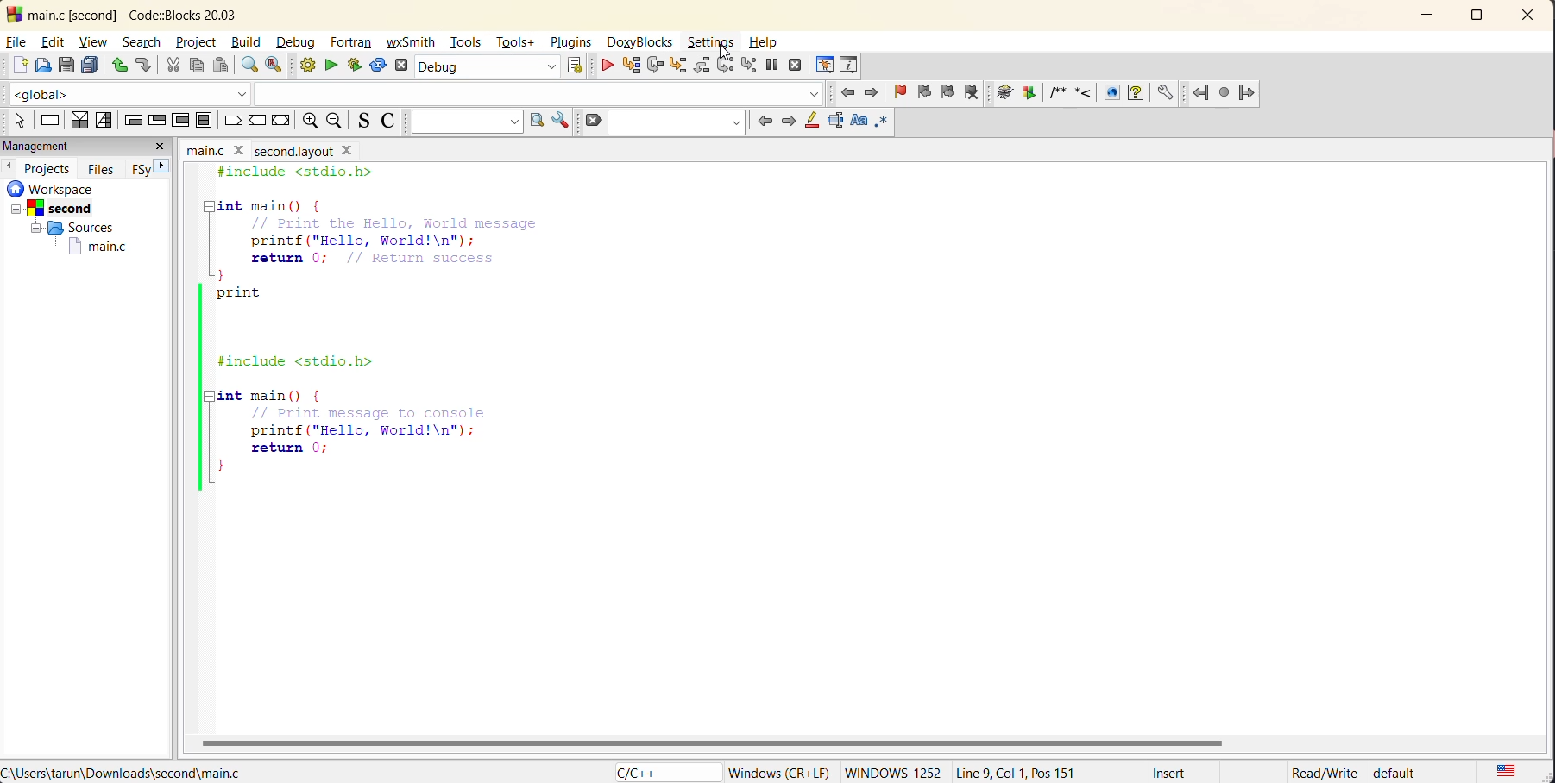 The width and height of the screenshot is (1555, 783). Describe the element at coordinates (837, 121) in the screenshot. I see `selected text` at that location.